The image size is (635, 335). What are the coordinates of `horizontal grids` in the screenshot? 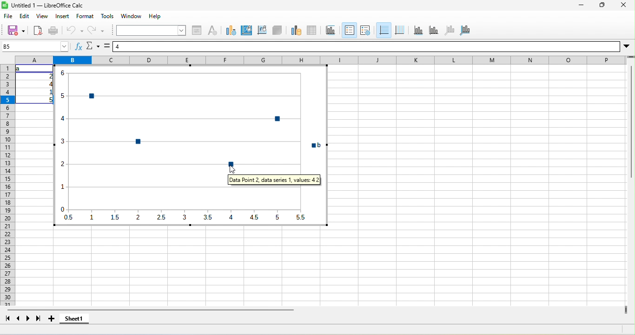 It's located at (384, 31).